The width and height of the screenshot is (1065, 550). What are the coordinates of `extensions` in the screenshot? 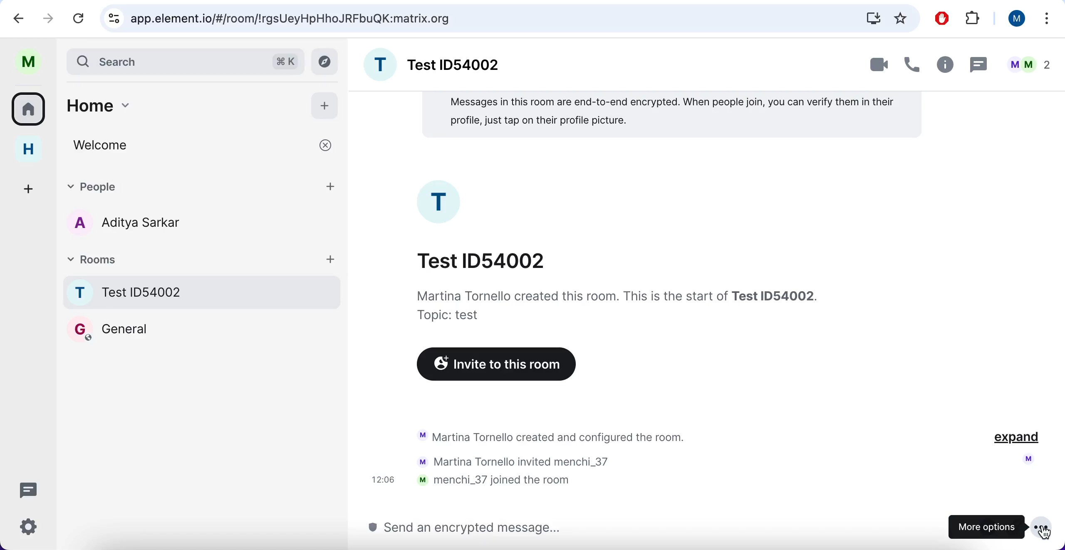 It's located at (973, 17).